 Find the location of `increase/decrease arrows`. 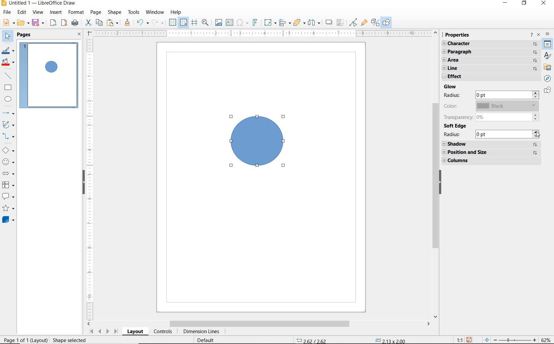

increase/decrease arrows is located at coordinates (536, 116).